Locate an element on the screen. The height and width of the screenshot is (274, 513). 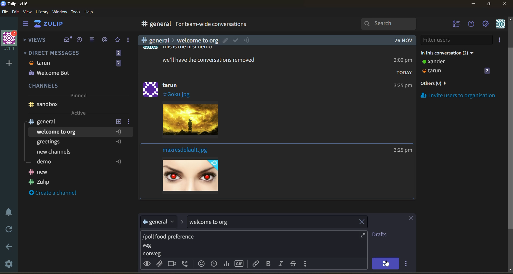
invite users to organisation is located at coordinates (458, 95).